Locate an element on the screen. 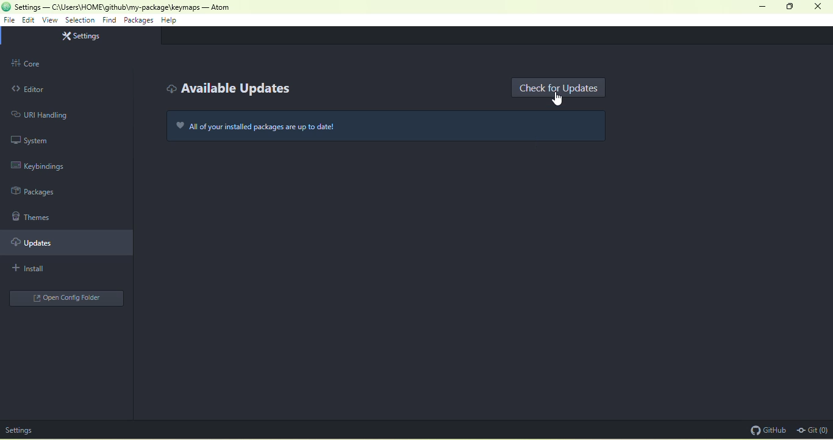 The image size is (833, 440). github is located at coordinates (767, 430).